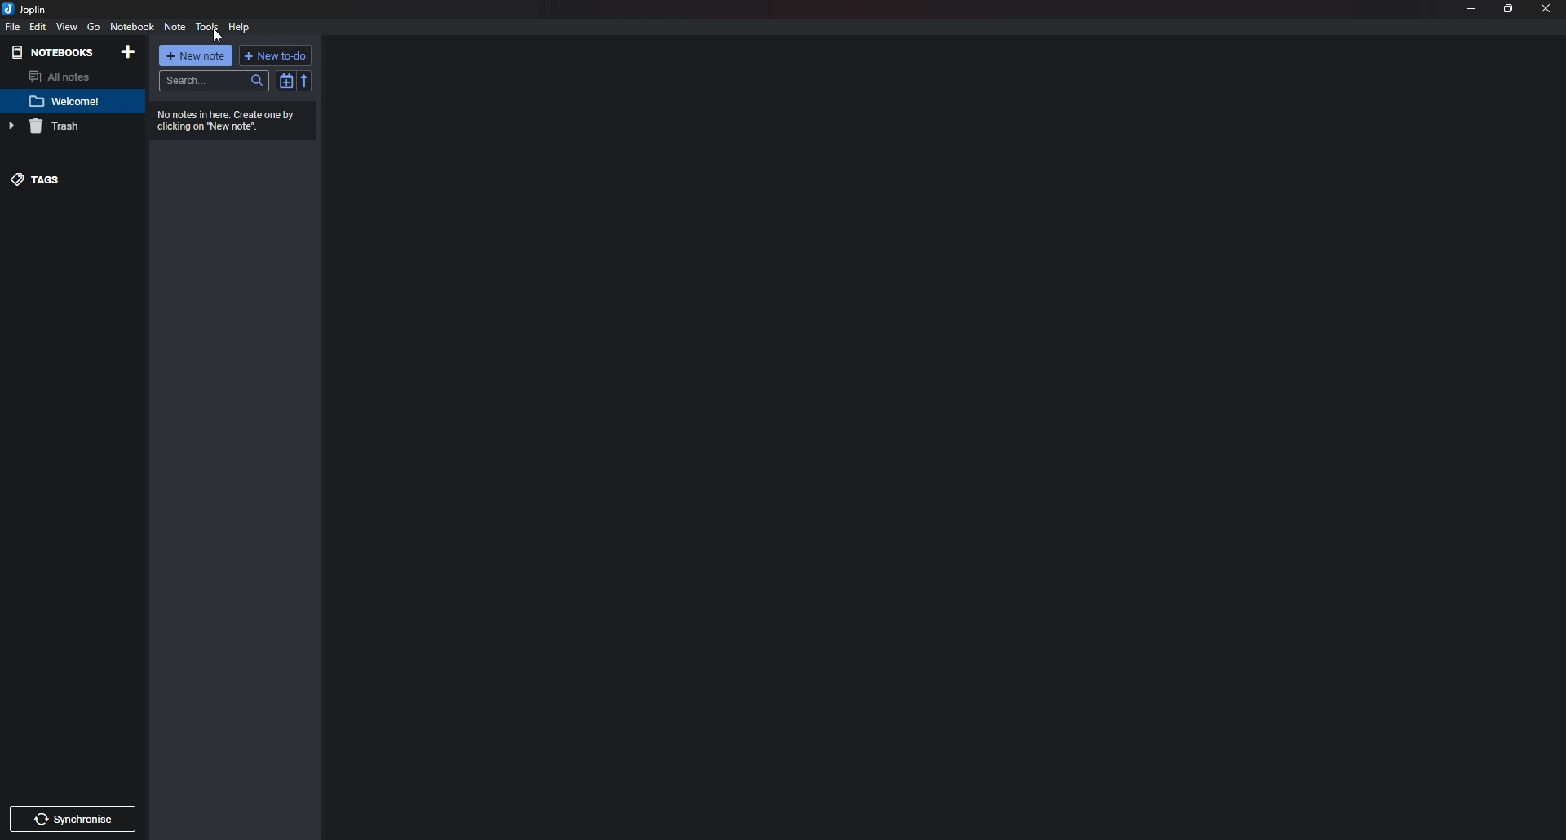 This screenshot has height=840, width=1566. Describe the element at coordinates (1471, 9) in the screenshot. I see `Minimize` at that location.